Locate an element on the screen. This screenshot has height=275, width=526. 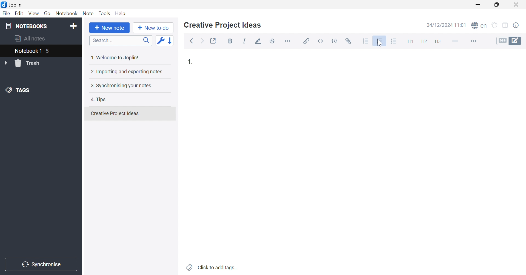
Notebook is located at coordinates (68, 14).